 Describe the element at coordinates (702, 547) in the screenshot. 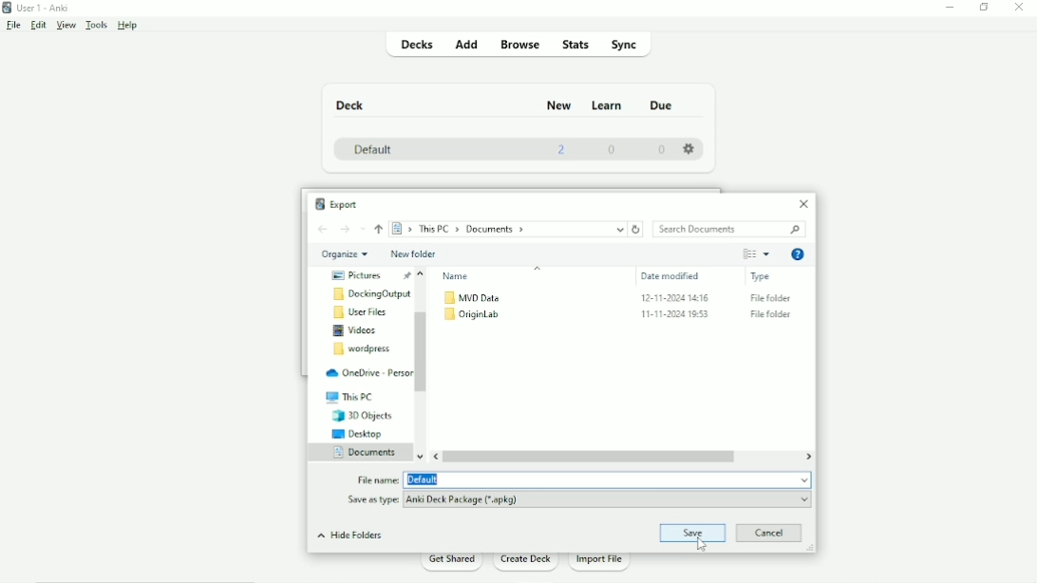

I see `cursor` at that location.